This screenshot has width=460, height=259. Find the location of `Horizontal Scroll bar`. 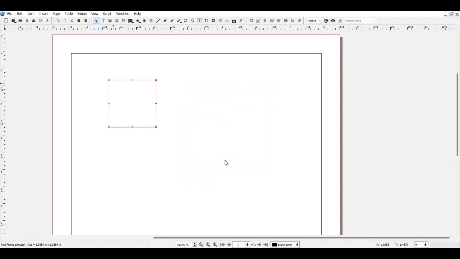

Horizontal Scroll bar is located at coordinates (230, 238).